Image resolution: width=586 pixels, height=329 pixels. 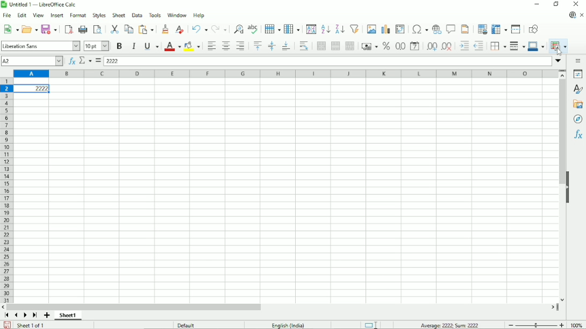 I want to click on Decrease indent, so click(x=479, y=46).